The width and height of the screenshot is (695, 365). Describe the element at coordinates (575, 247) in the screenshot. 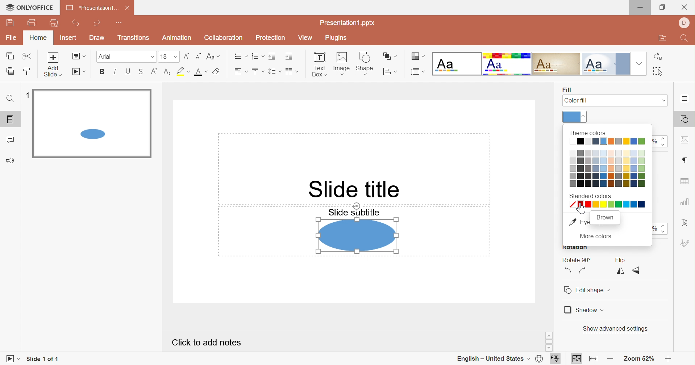

I see `Rotation` at that location.